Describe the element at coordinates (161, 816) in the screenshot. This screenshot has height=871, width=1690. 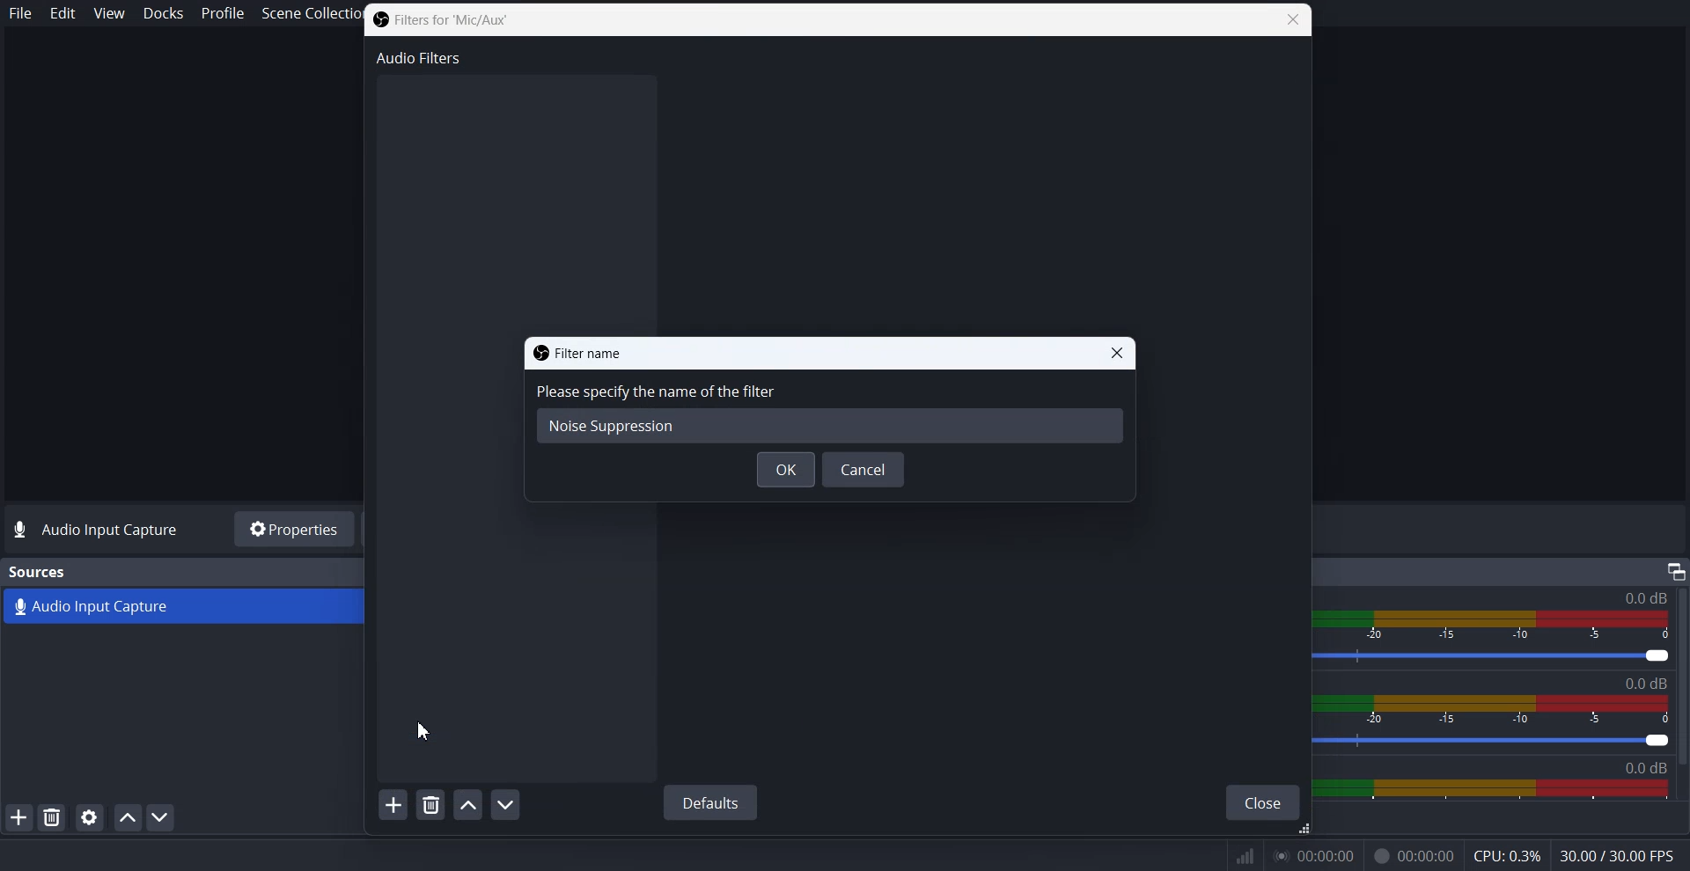
I see `Move Source down` at that location.